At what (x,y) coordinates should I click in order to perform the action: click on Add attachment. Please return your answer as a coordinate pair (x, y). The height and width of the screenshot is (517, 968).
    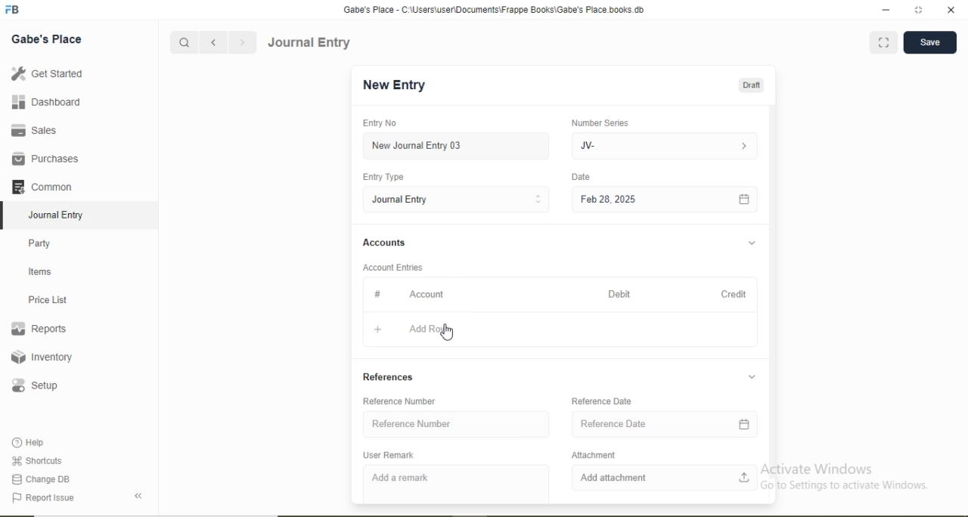
    Looking at the image, I should click on (613, 478).